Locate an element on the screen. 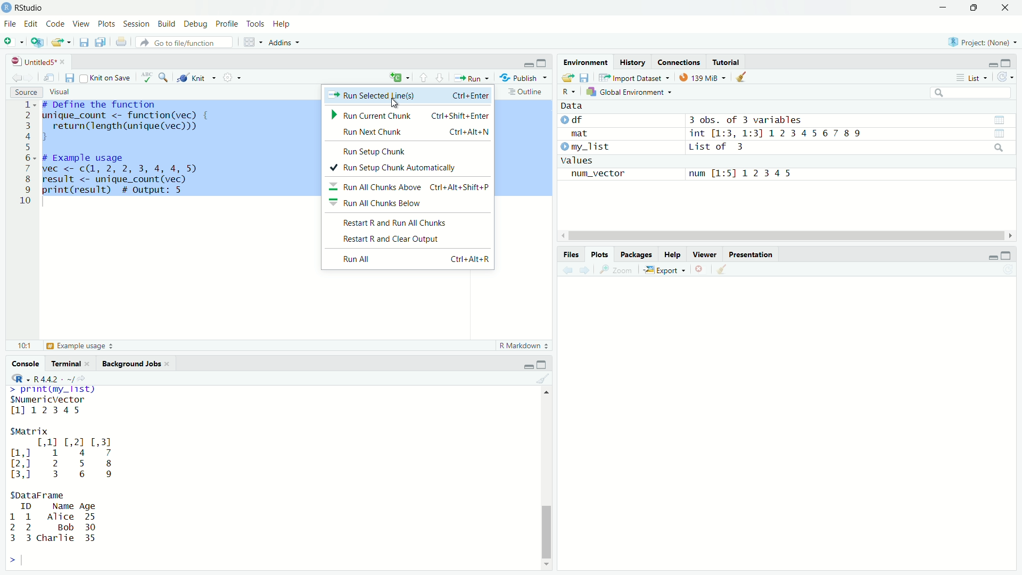  Run Selected Lines is located at coordinates (372, 96).